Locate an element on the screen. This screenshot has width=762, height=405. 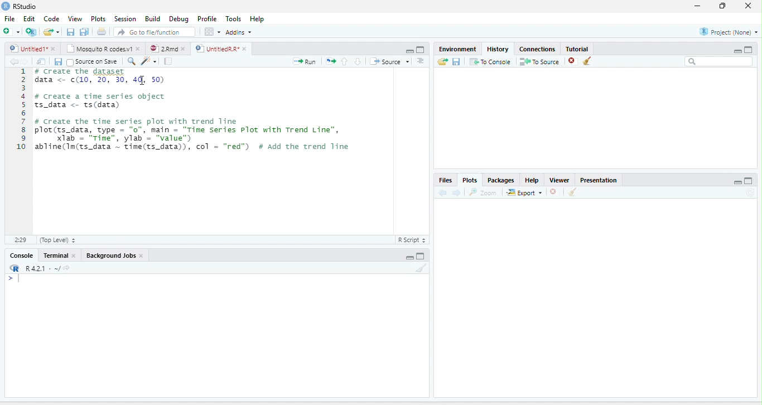
Maximize is located at coordinates (749, 49).